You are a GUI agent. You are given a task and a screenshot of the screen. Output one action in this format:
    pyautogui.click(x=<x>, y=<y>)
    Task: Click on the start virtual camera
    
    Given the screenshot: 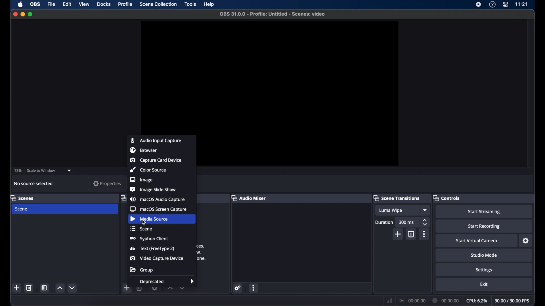 What is the action you would take?
    pyautogui.click(x=477, y=241)
    